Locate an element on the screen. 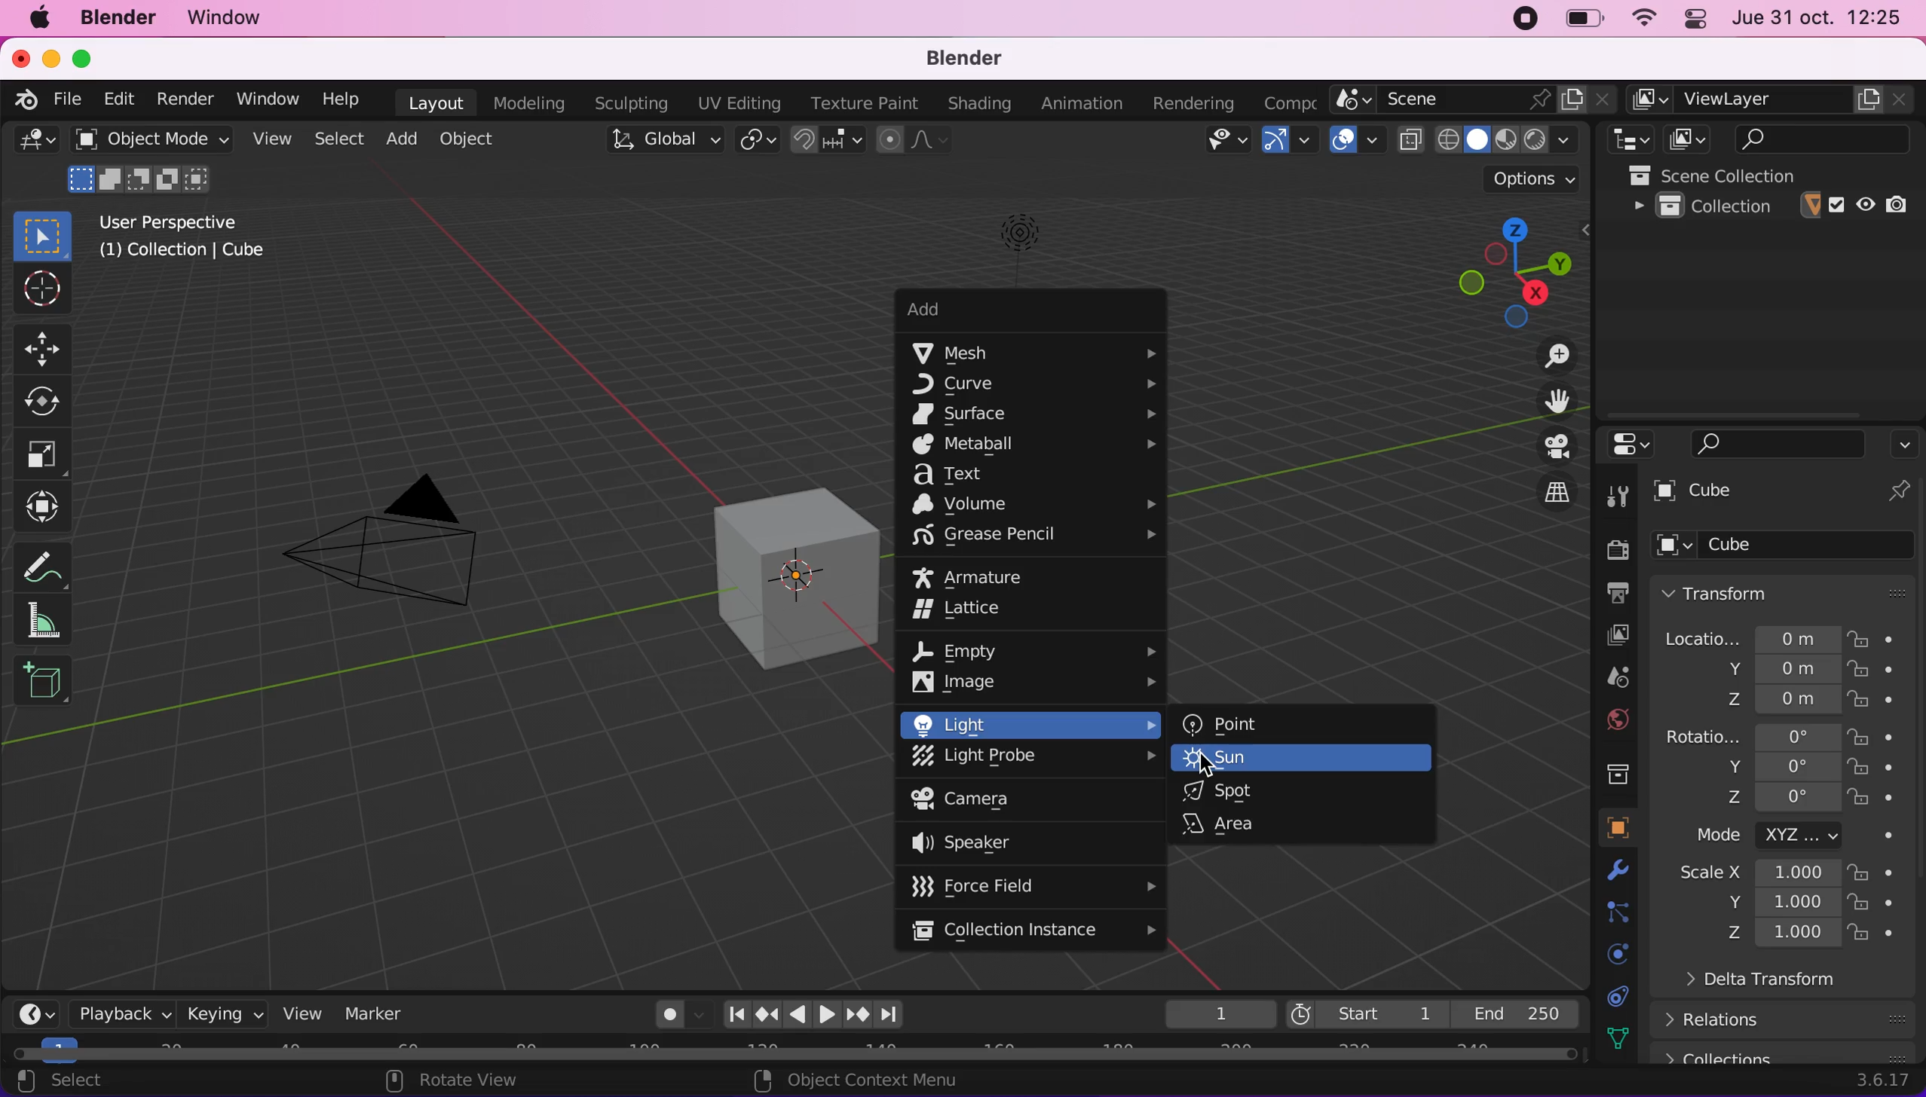 This screenshot has width=1926, height=1097. lock is located at coordinates (1886, 872).